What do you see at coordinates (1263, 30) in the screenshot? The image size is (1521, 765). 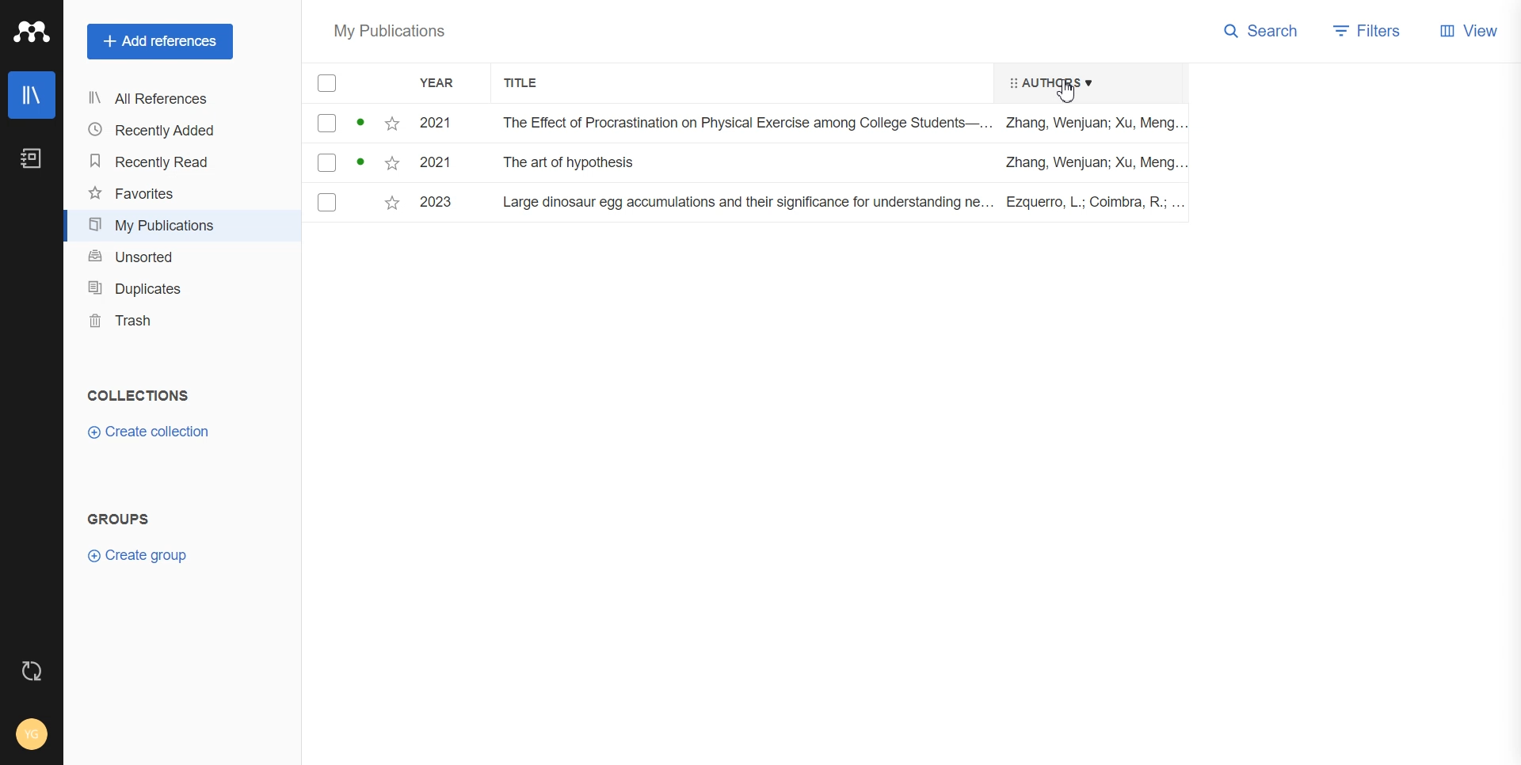 I see `Search` at bounding box center [1263, 30].